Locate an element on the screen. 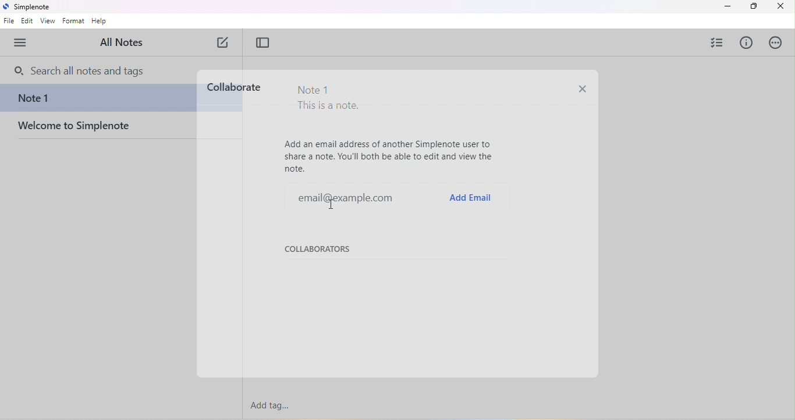  add tag is located at coordinates (271, 405).